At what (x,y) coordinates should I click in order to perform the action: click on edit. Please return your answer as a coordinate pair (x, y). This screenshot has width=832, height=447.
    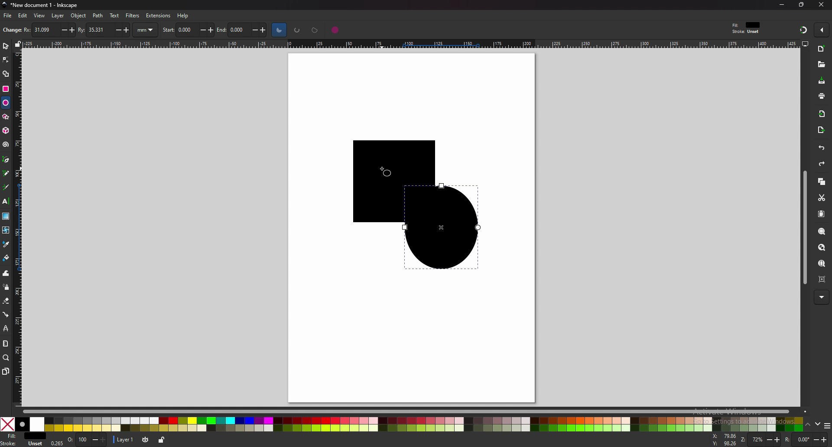
    Looking at the image, I should click on (23, 16).